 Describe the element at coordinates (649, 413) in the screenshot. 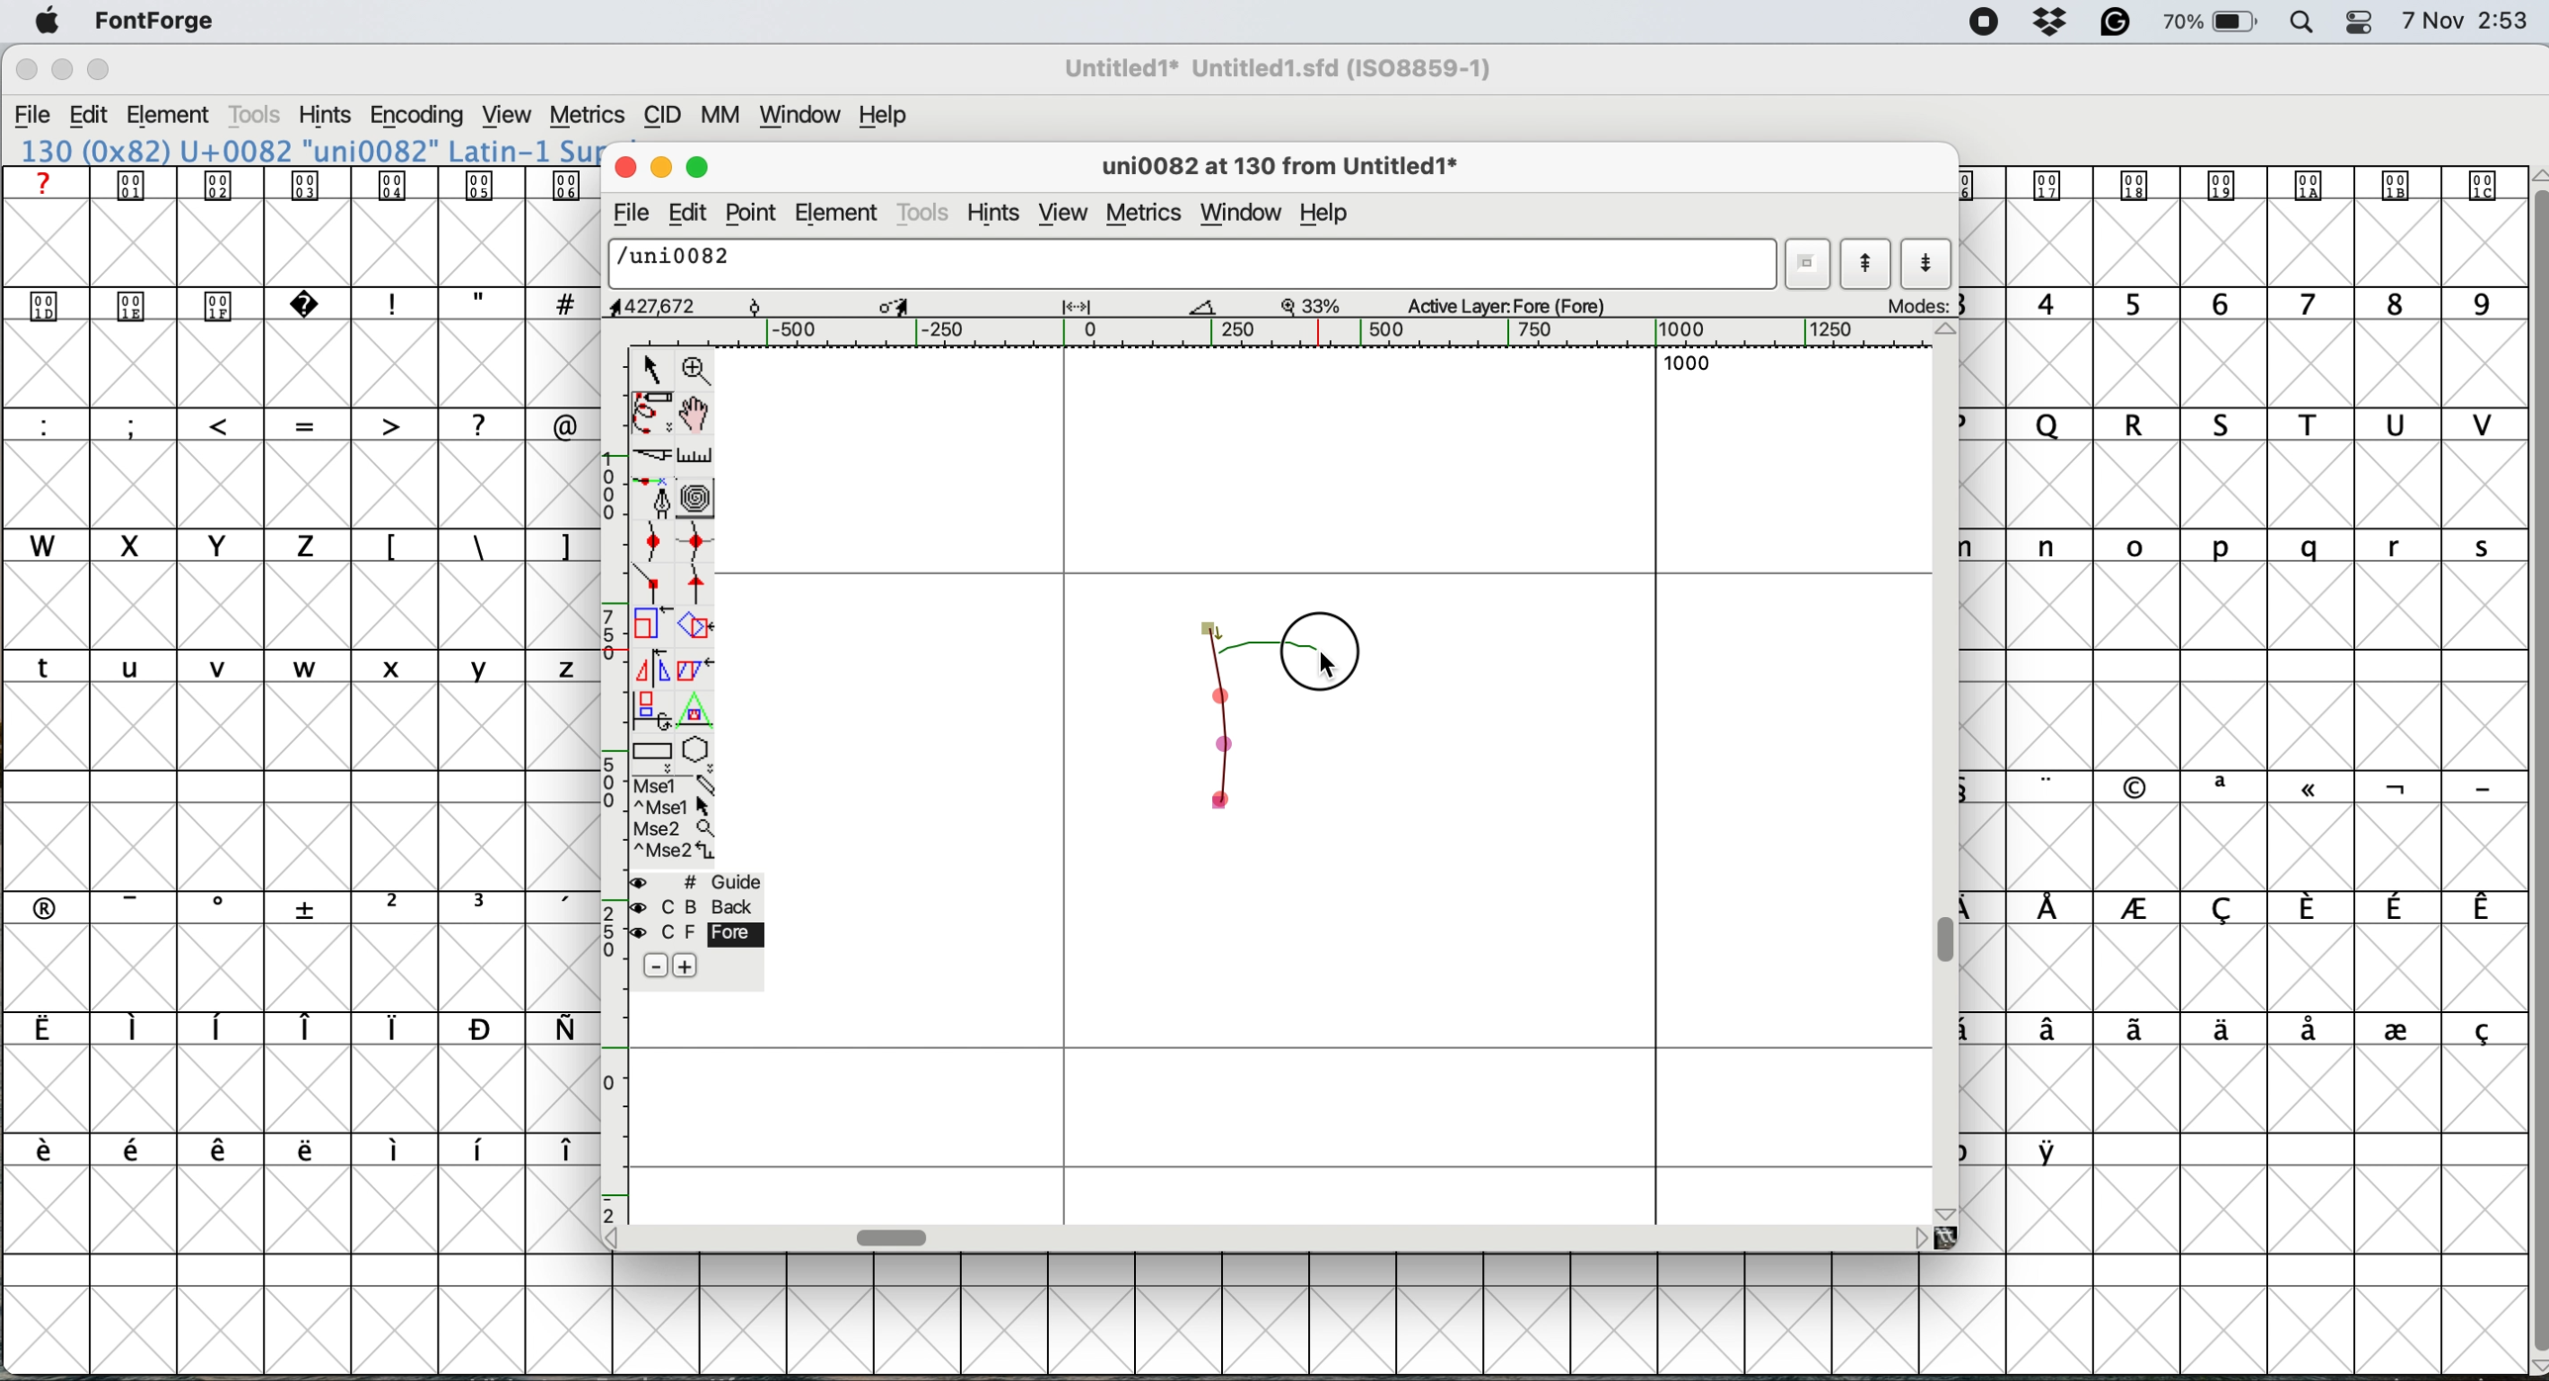

I see `draw freehand curve` at that location.